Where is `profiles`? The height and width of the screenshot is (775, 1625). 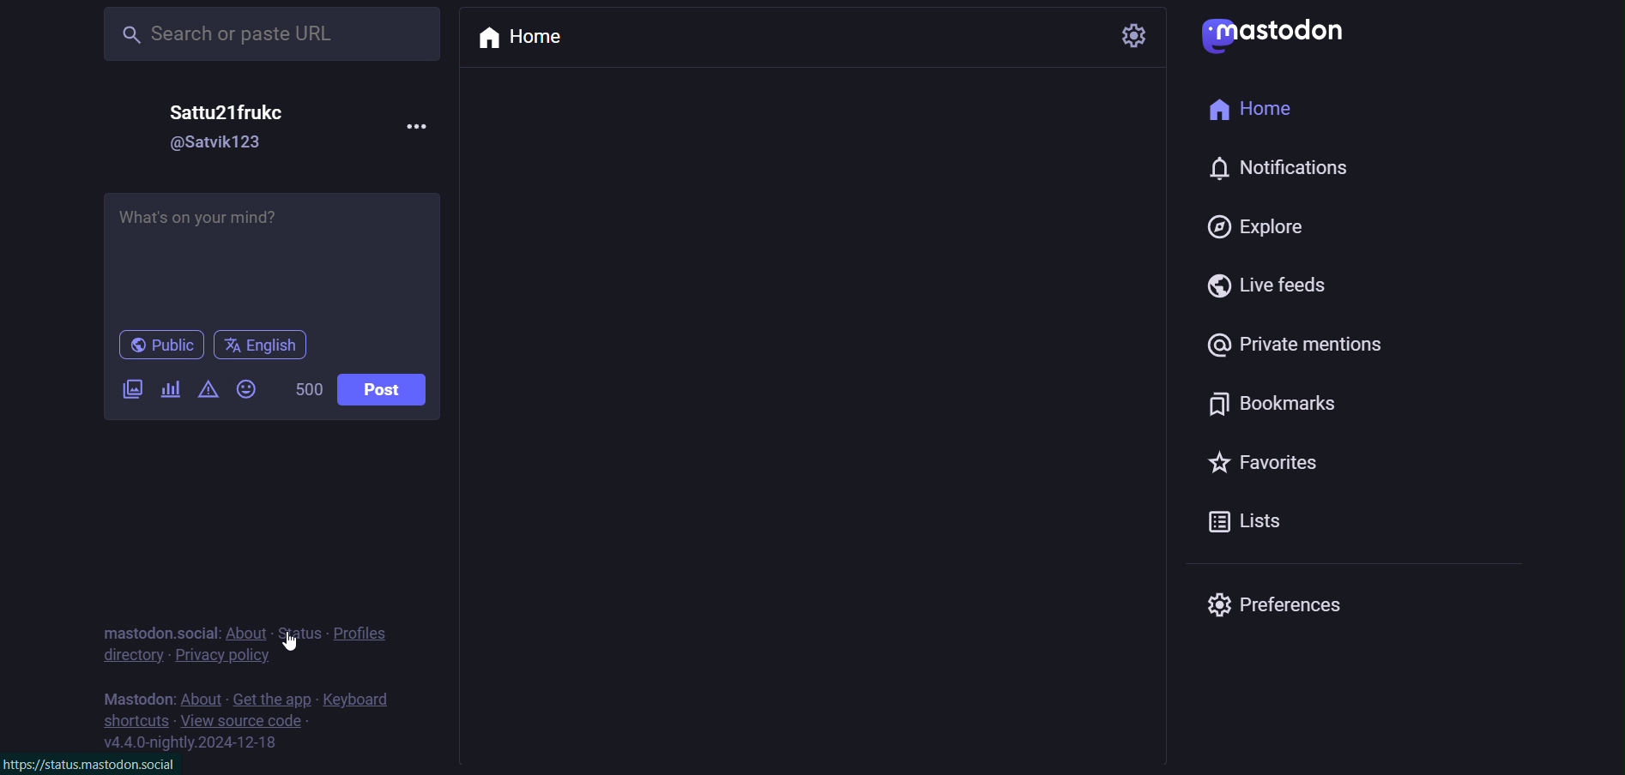
profiles is located at coordinates (361, 634).